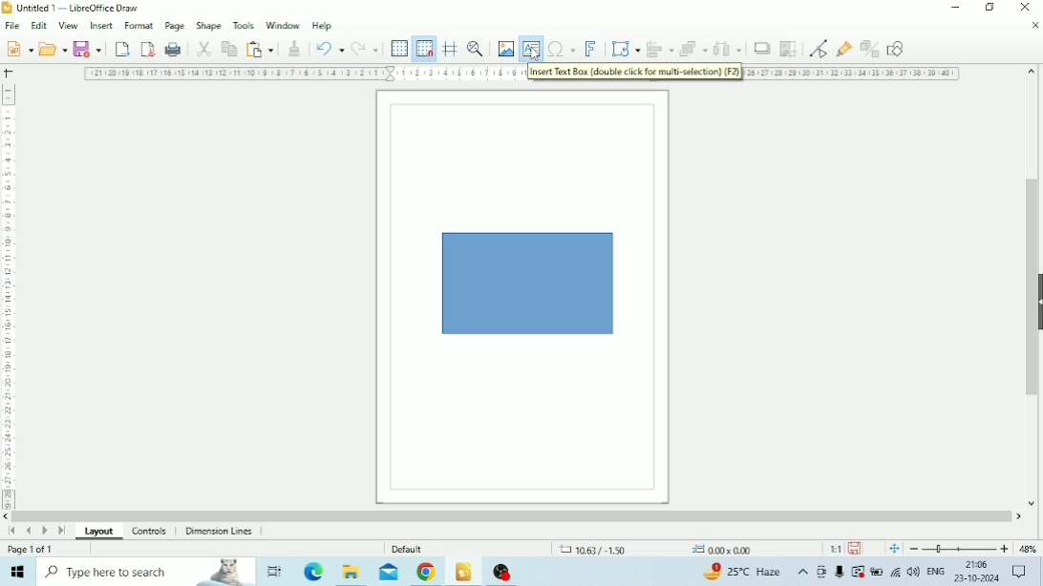 The width and height of the screenshot is (1043, 586). I want to click on Zoom & Pan, so click(476, 50).